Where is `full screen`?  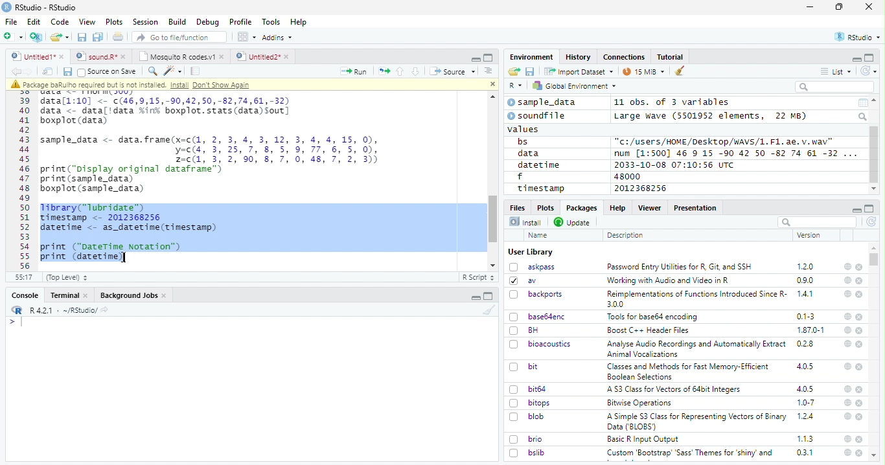 full screen is located at coordinates (869, 58).